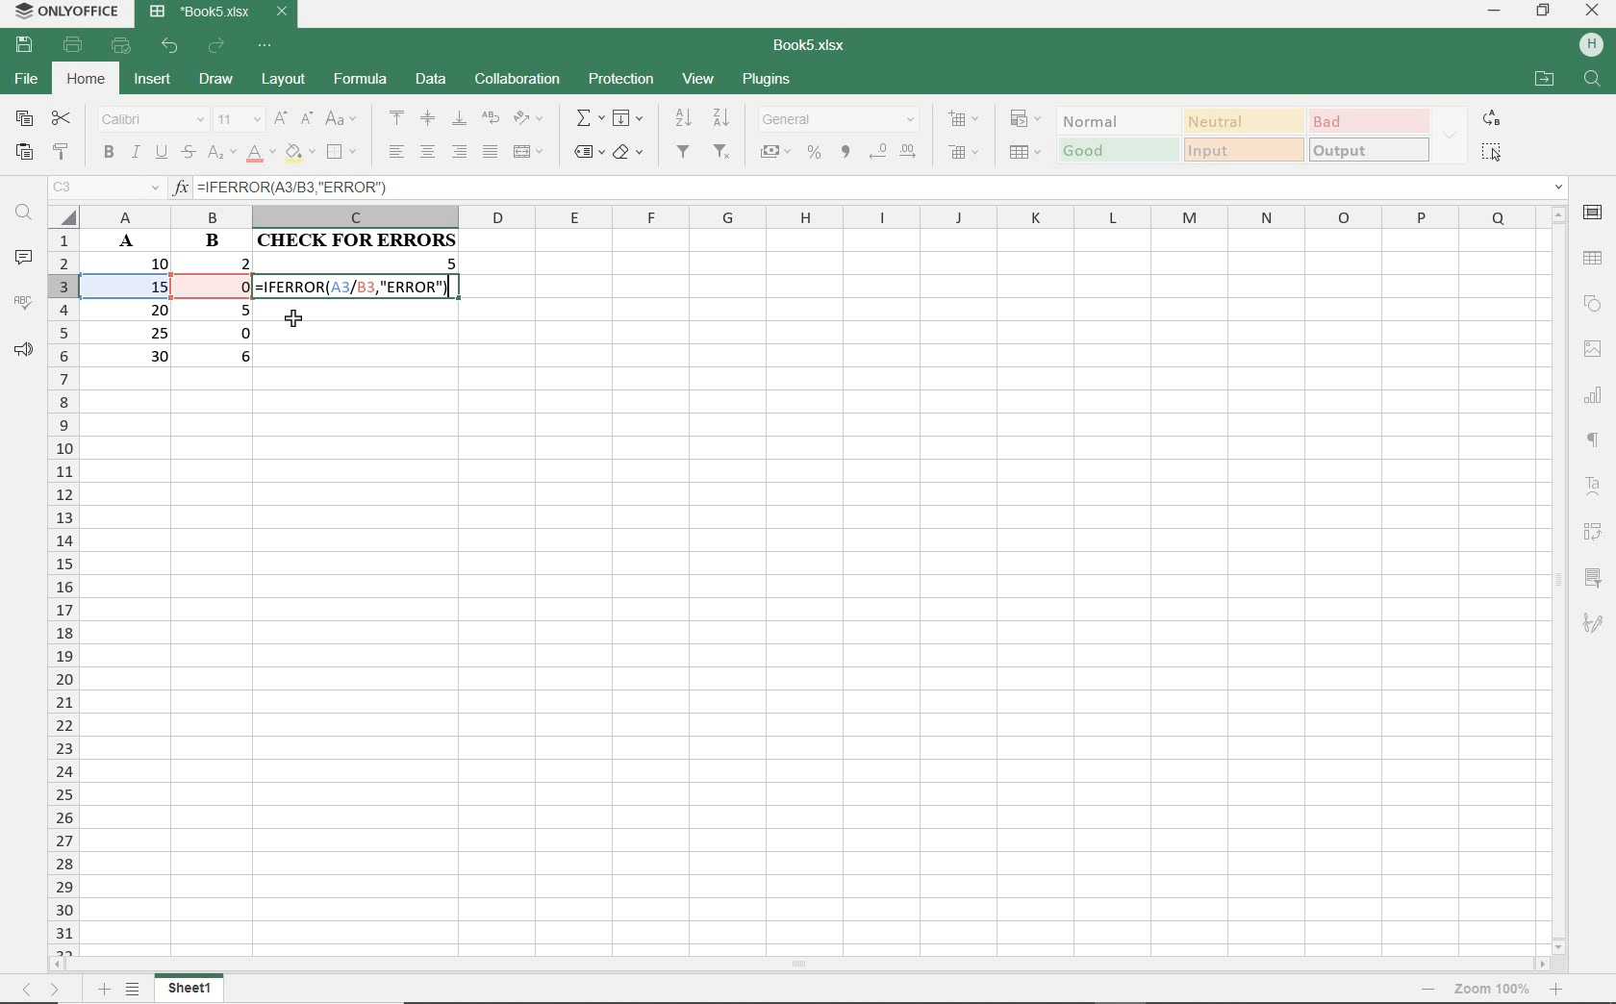  What do you see at coordinates (1595, 256) in the screenshot?
I see `` at bounding box center [1595, 256].